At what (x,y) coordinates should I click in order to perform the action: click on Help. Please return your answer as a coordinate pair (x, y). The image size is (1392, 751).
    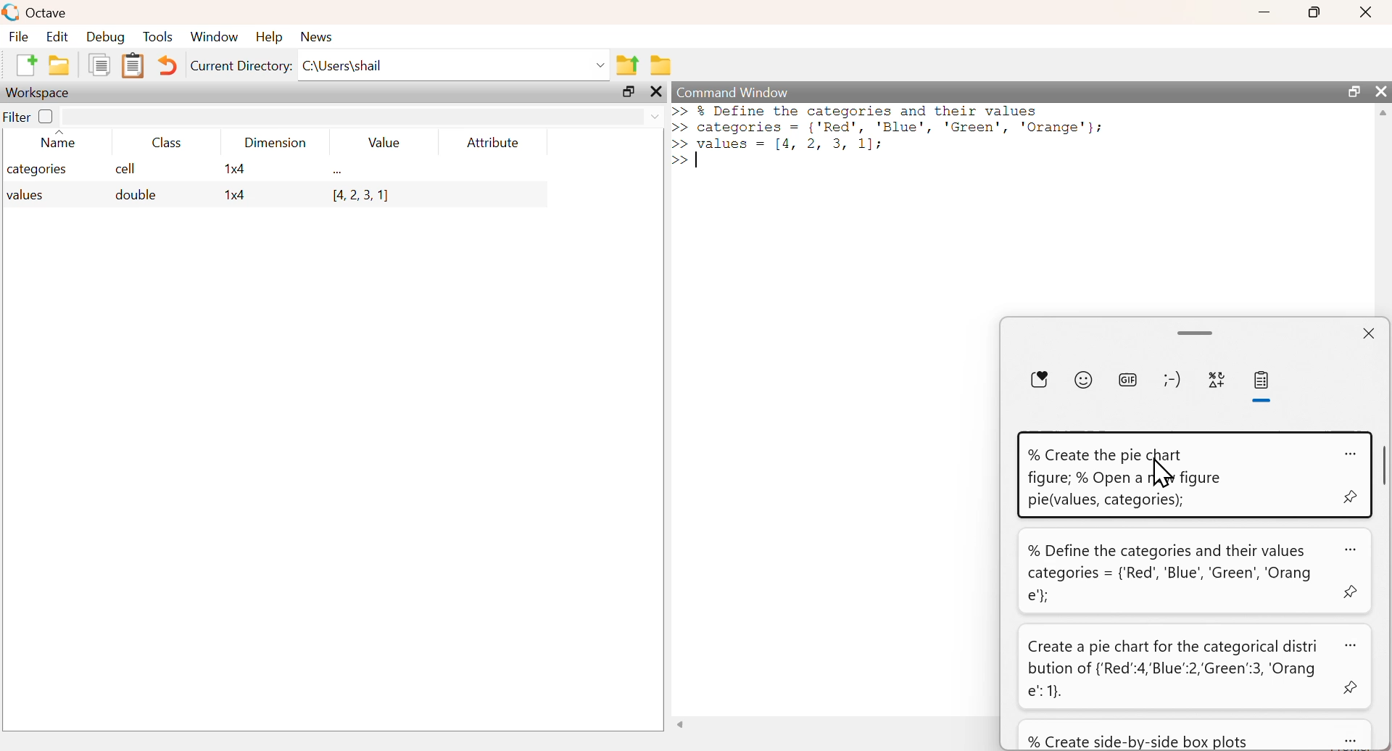
    Looking at the image, I should click on (270, 37).